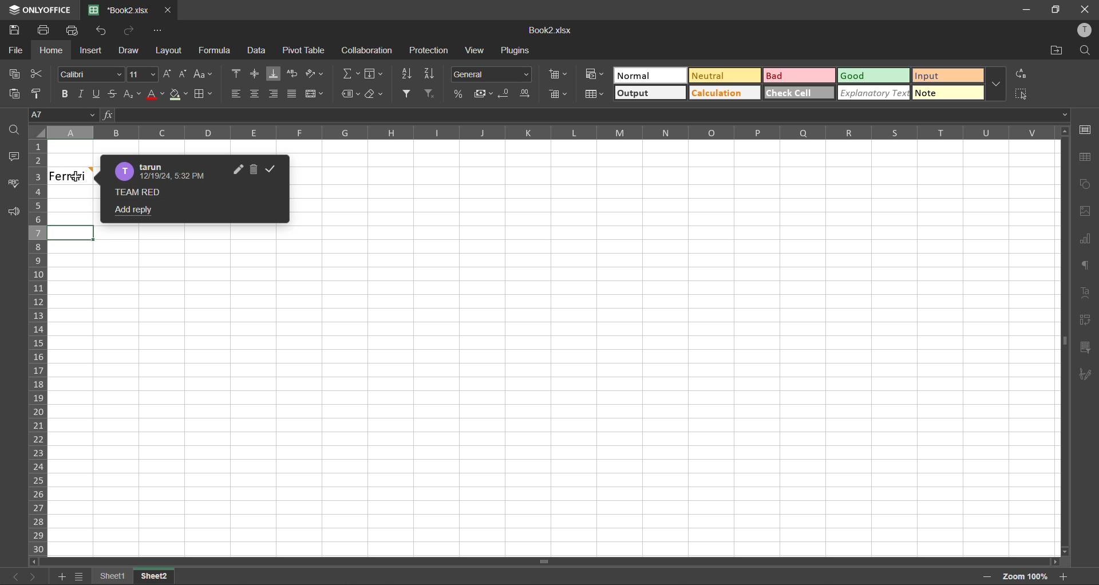 This screenshot has width=1099, height=585. Describe the element at coordinates (527, 94) in the screenshot. I see `increase decimal` at that location.